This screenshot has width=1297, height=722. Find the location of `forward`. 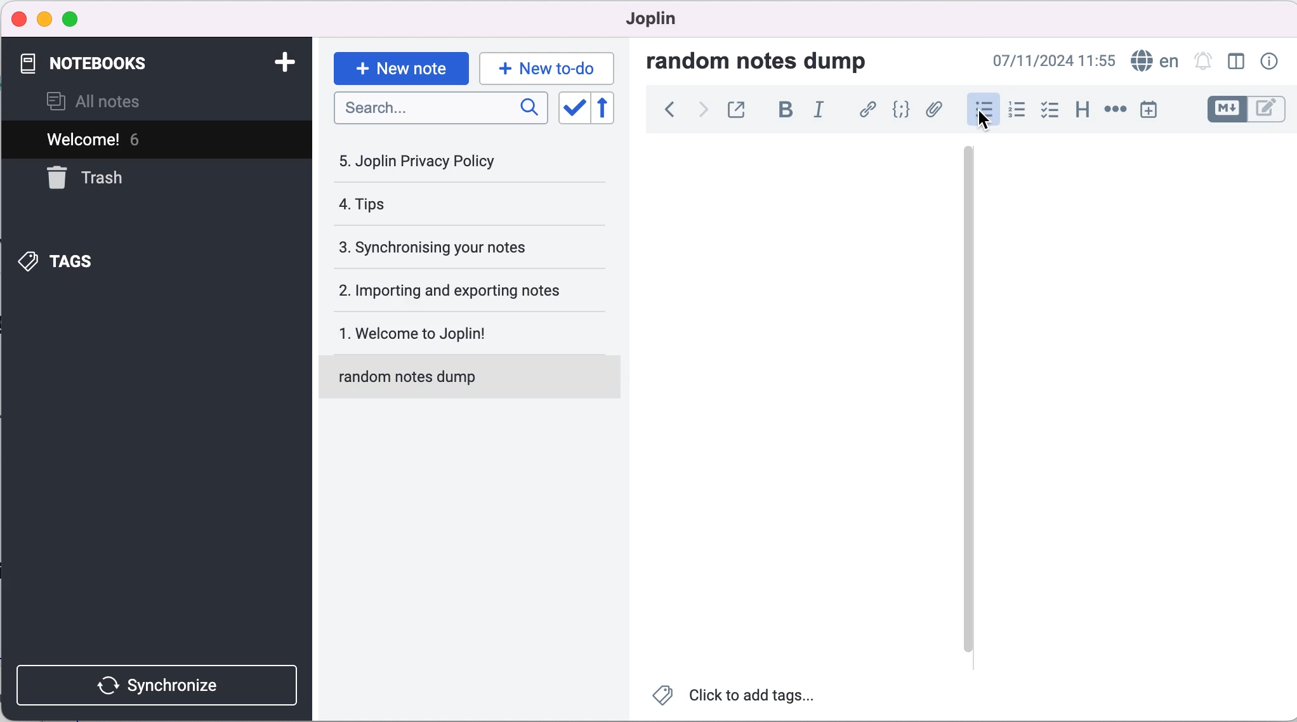

forward is located at coordinates (699, 113).